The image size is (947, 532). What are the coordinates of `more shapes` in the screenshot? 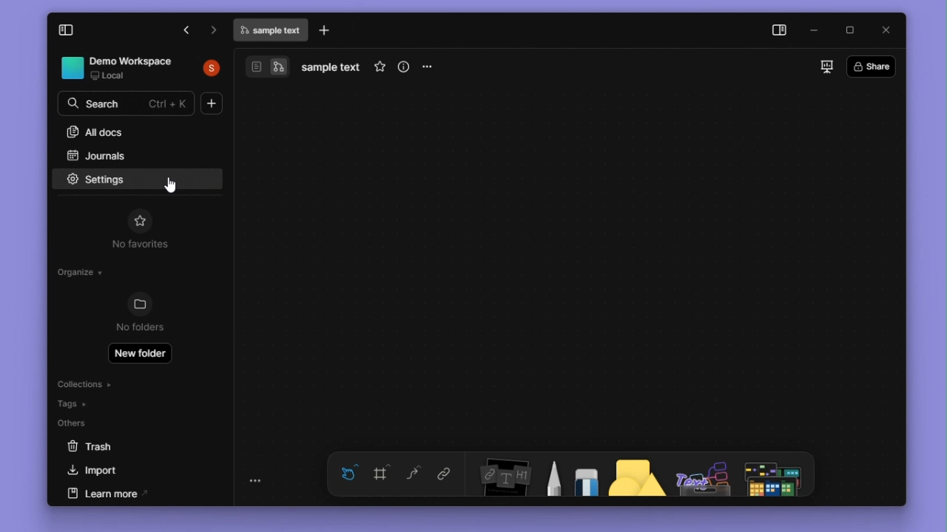 It's located at (777, 475).